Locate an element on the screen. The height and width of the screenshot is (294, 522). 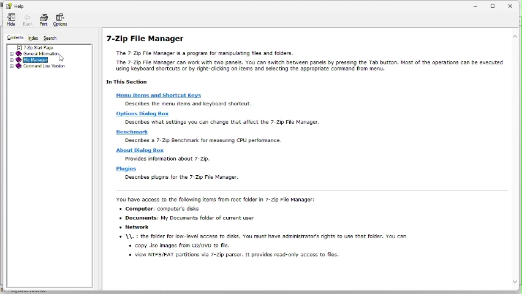
Options dialogue box is located at coordinates (143, 114).